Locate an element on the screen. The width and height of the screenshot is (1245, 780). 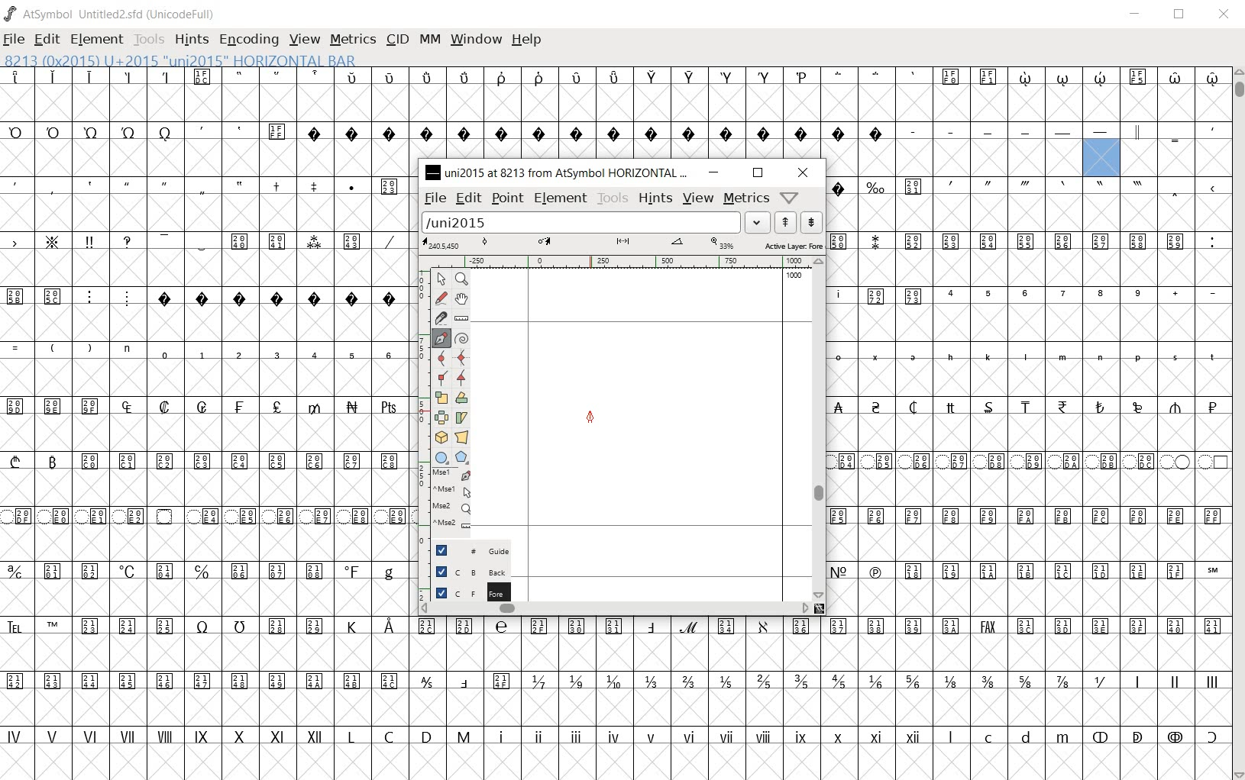
glyph characters is located at coordinates (834, 95).